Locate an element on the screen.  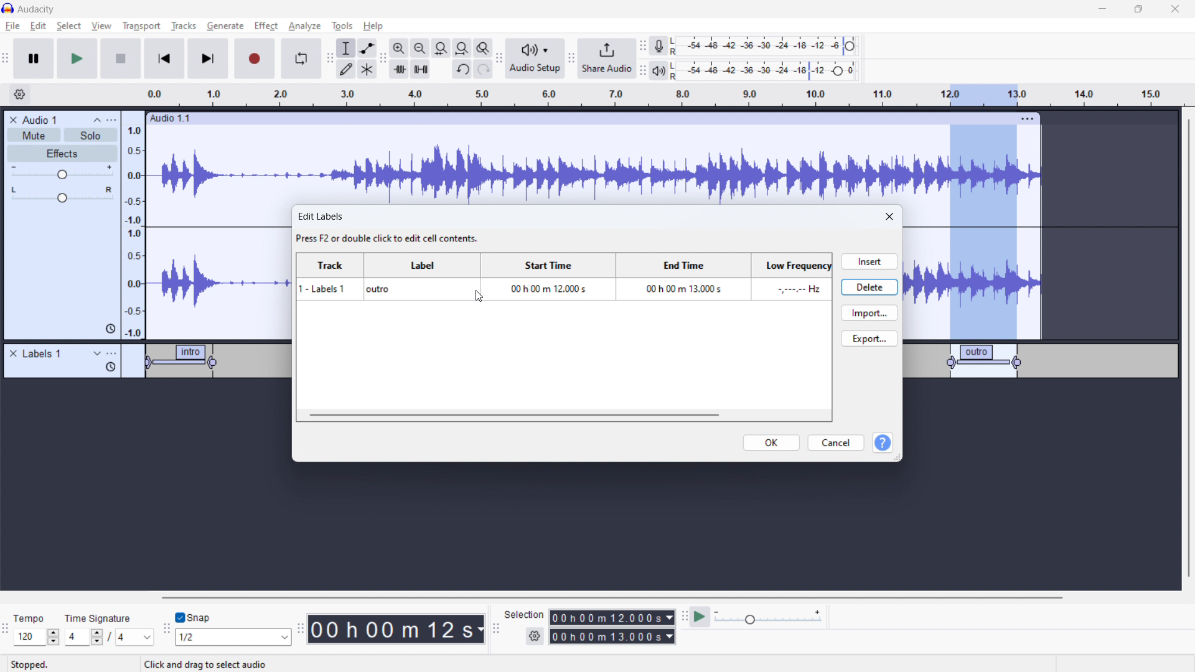
stop is located at coordinates (121, 58).